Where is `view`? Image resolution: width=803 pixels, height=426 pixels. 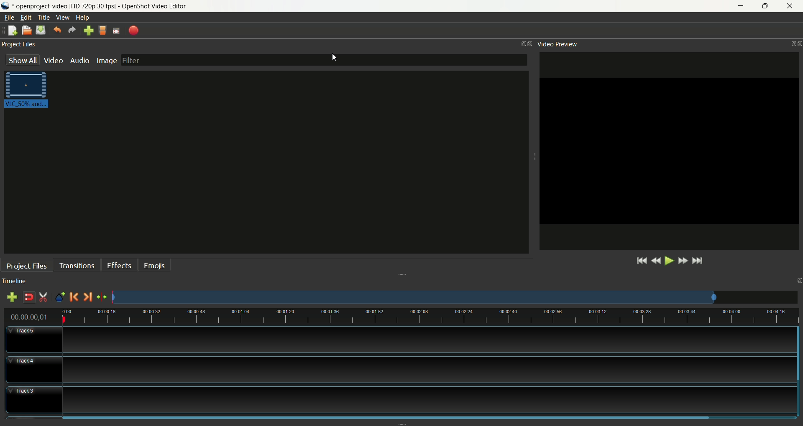 view is located at coordinates (64, 17).